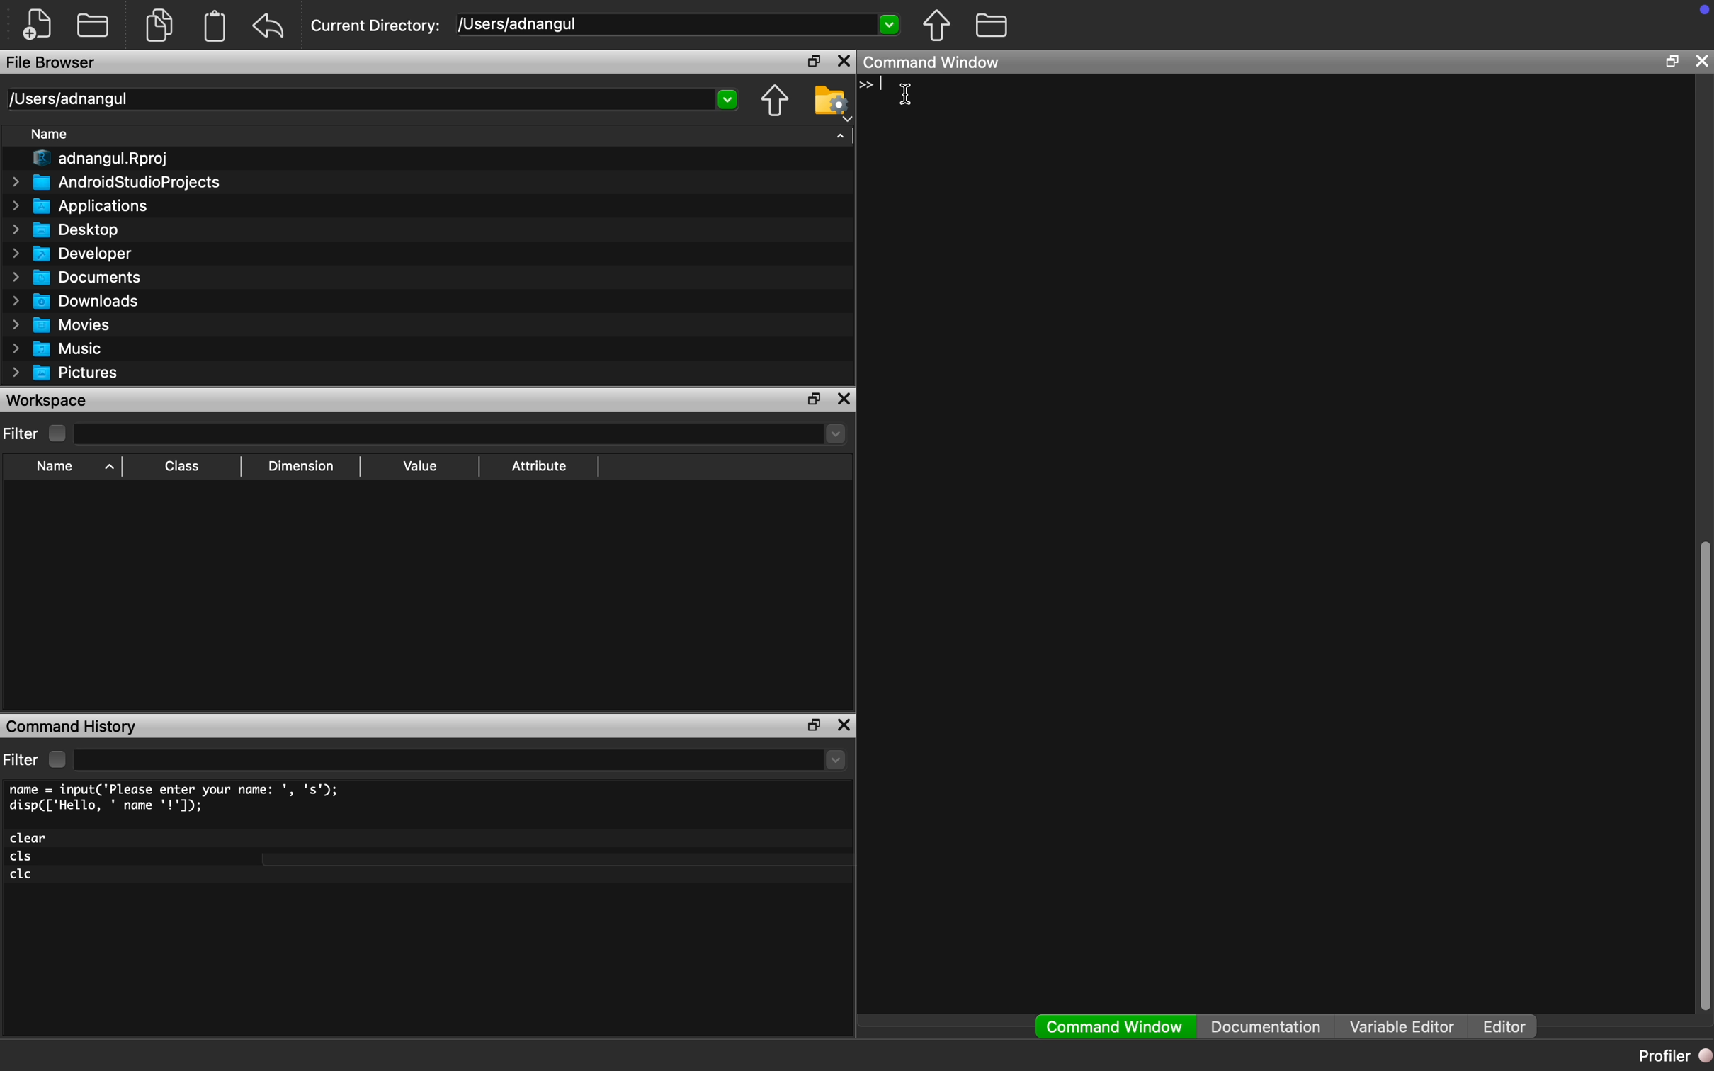 The width and height of the screenshot is (1714, 1071). I want to click on icon, so click(867, 86).